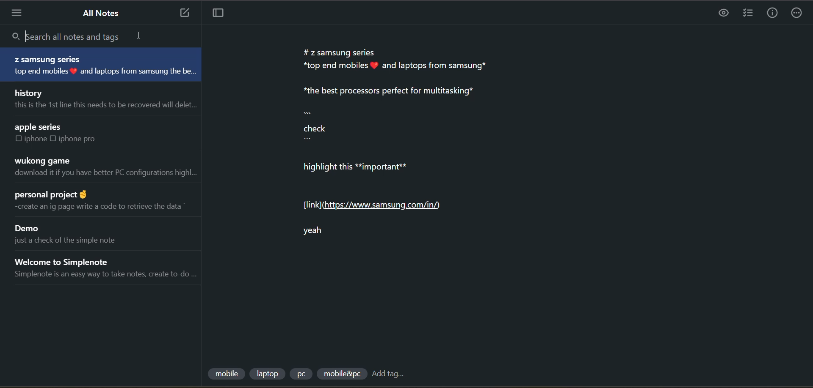 The height and width of the screenshot is (388, 813). Describe the element at coordinates (404, 114) in the screenshot. I see `# 7 samsung series

*top end mobiles % and laptops from samsung*
*the best processors perfect for multitasking*
check

highlight this **important**` at that location.